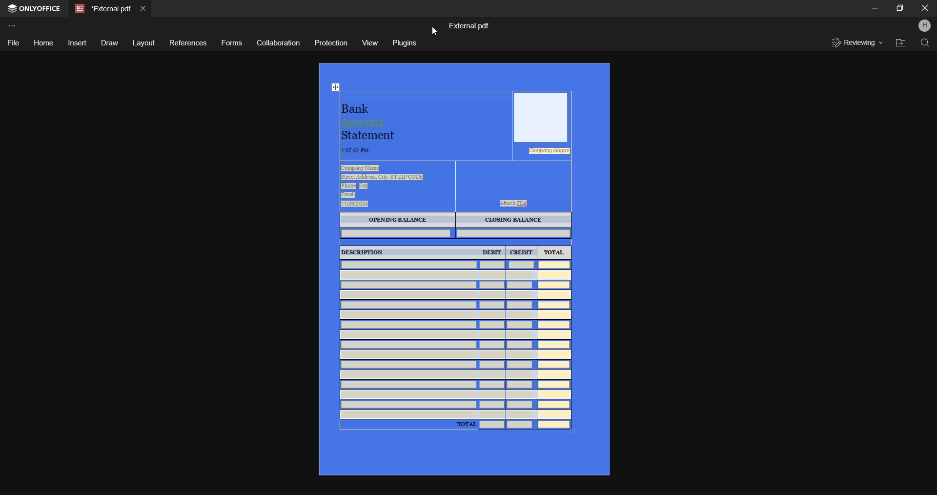 This screenshot has width=937, height=495. What do you see at coordinates (16, 42) in the screenshot?
I see `File` at bounding box center [16, 42].